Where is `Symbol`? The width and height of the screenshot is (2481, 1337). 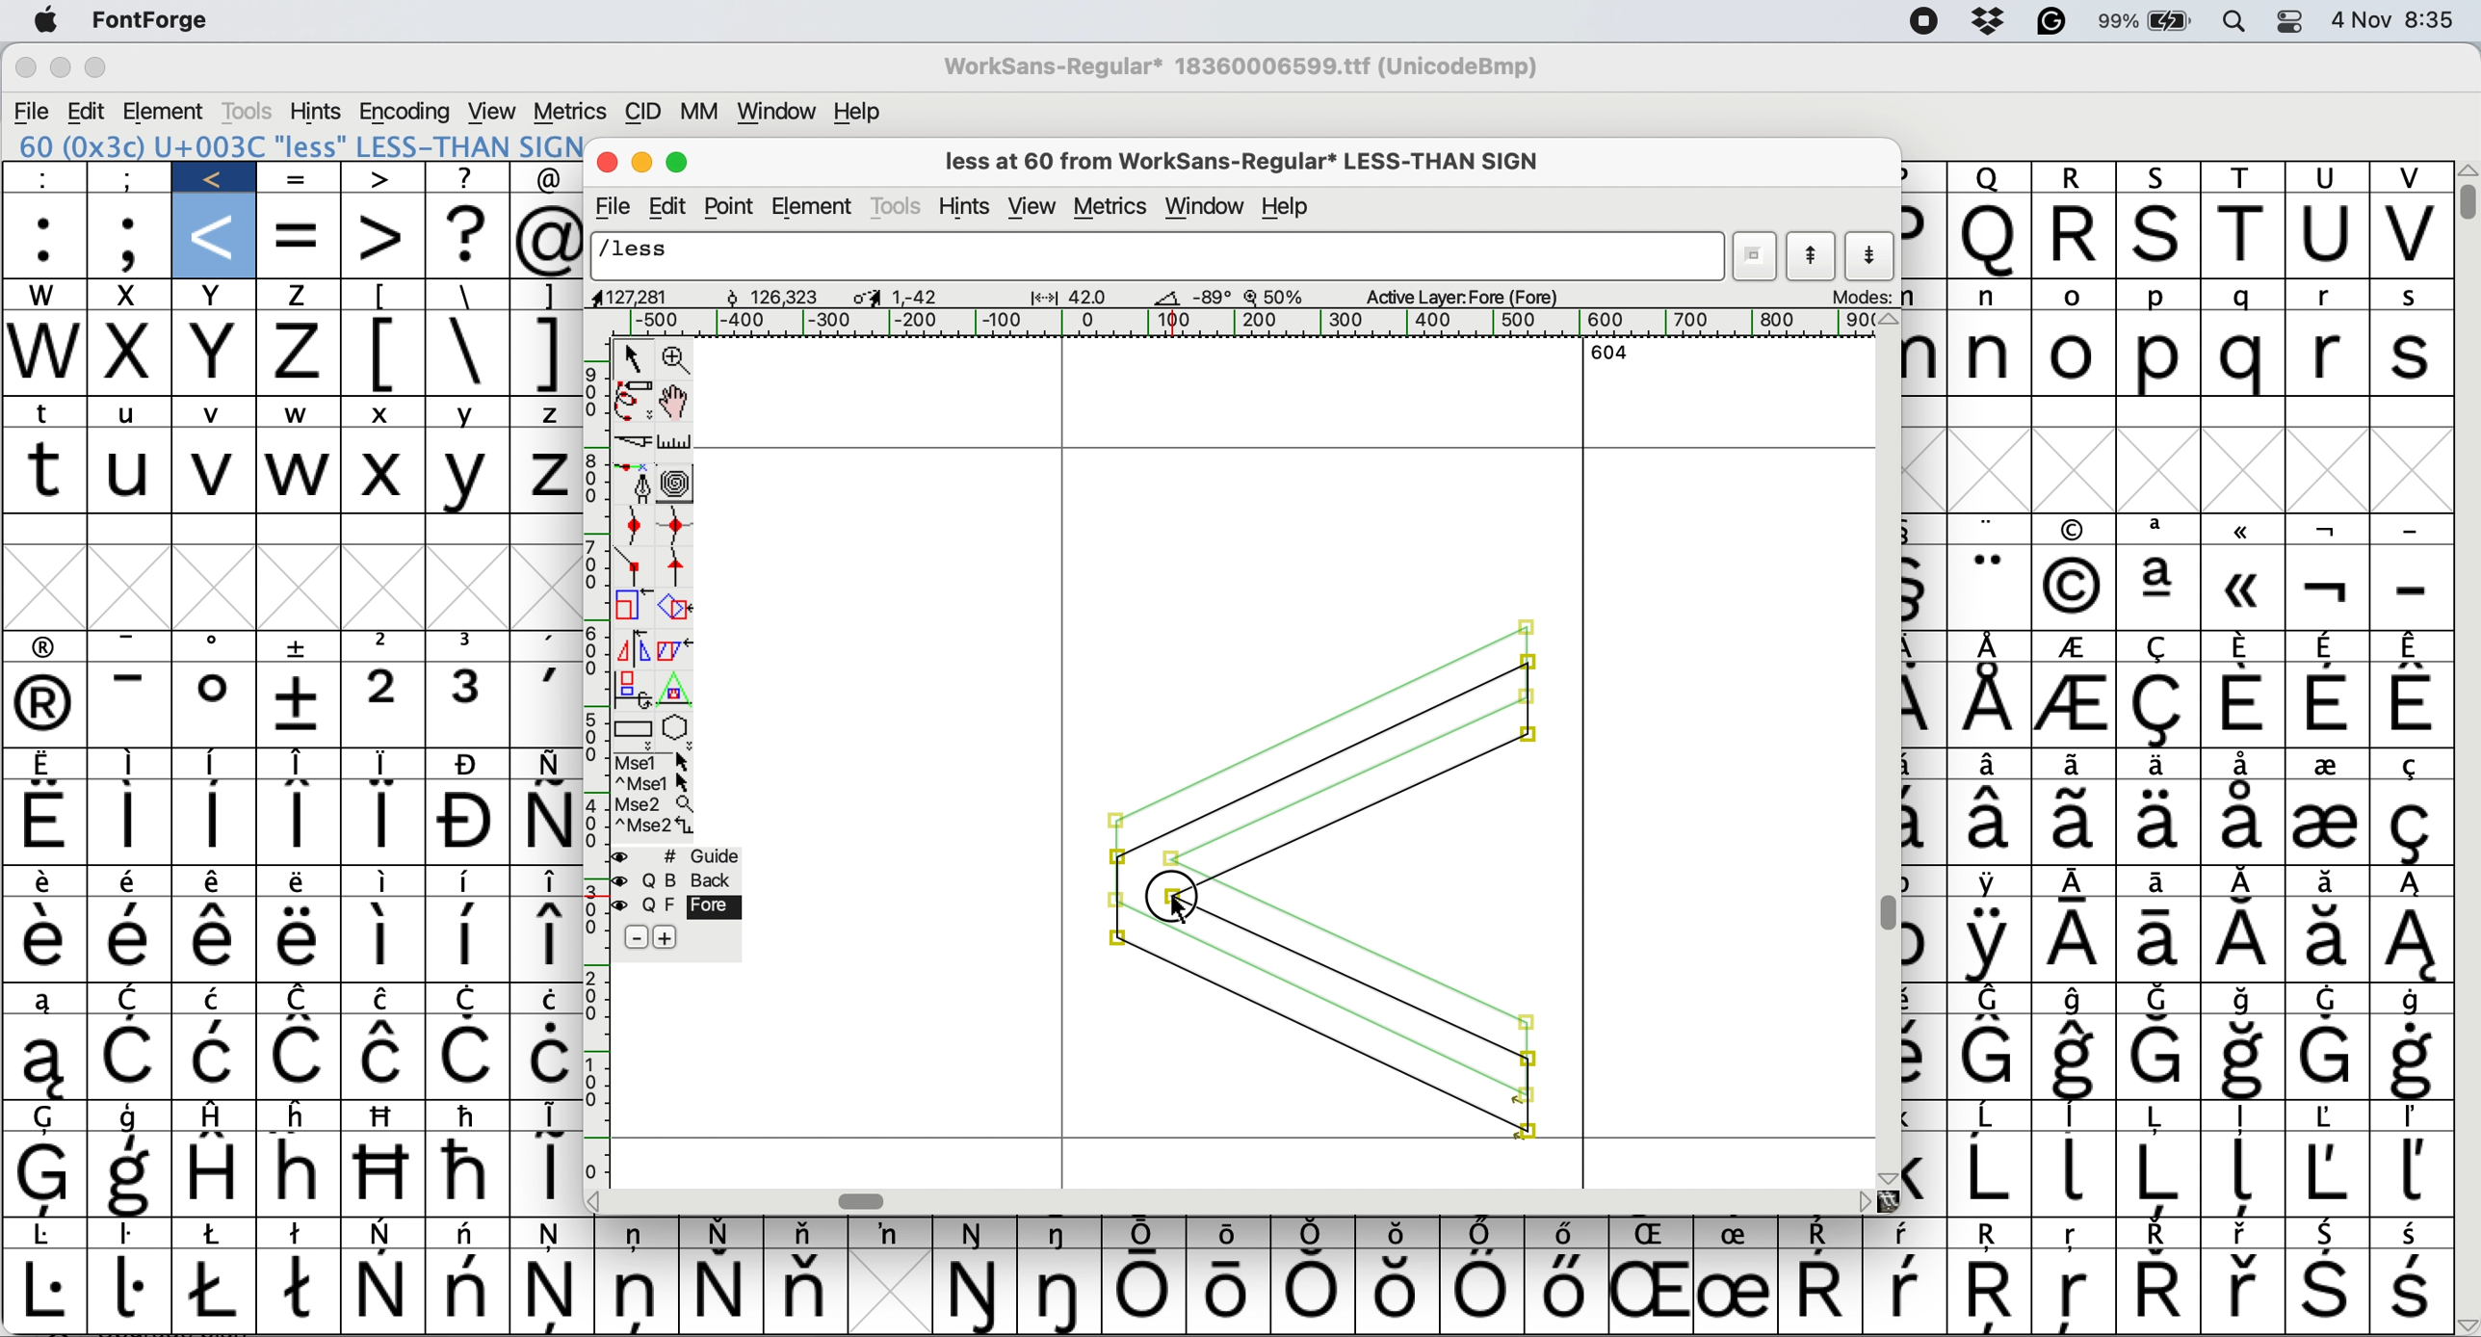
Symbol is located at coordinates (2076, 824).